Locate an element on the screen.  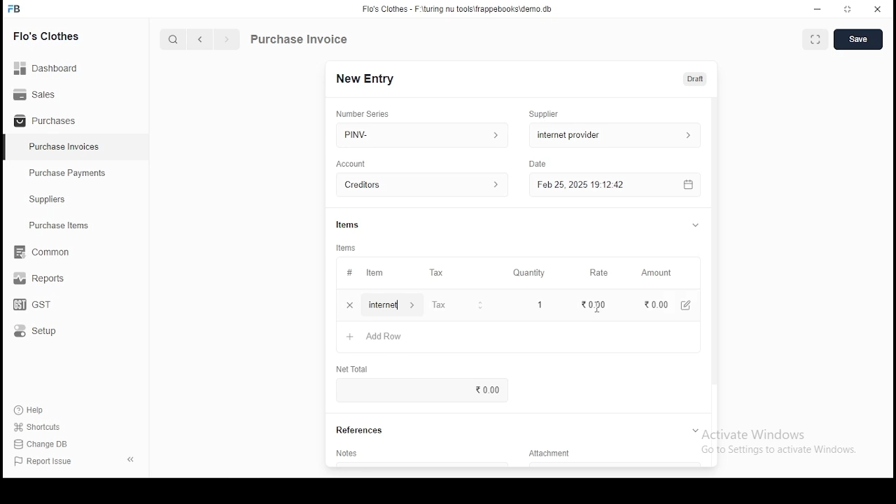
item is located at coordinates (374, 274).